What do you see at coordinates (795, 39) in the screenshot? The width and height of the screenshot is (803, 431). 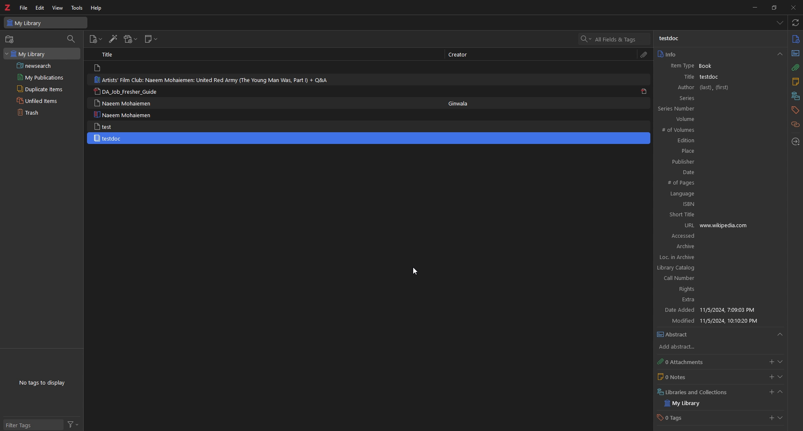 I see `info` at bounding box center [795, 39].